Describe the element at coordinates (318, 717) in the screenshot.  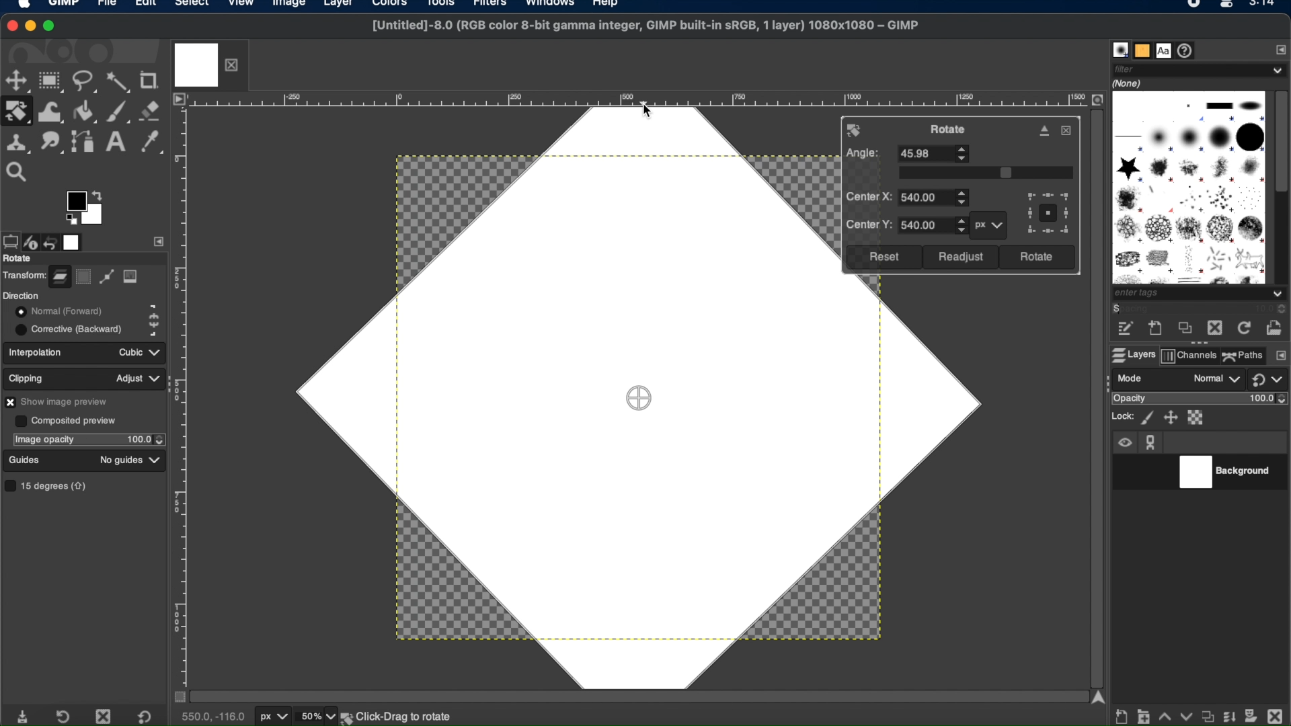
I see `zoom levels` at that location.